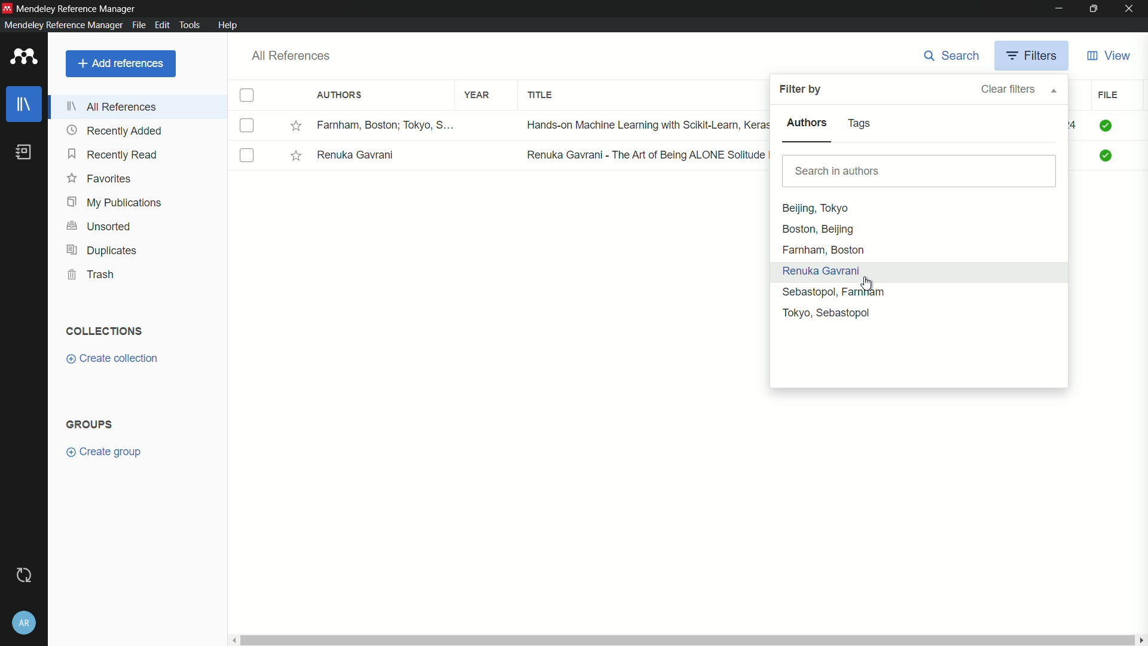 This screenshot has width=1148, height=646. I want to click on groups, so click(89, 424).